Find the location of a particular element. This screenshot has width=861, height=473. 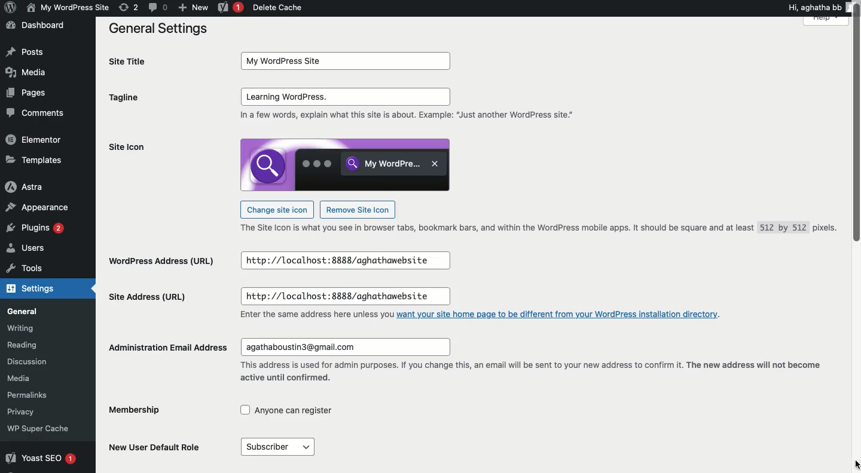

Tagline is located at coordinates (135, 99).